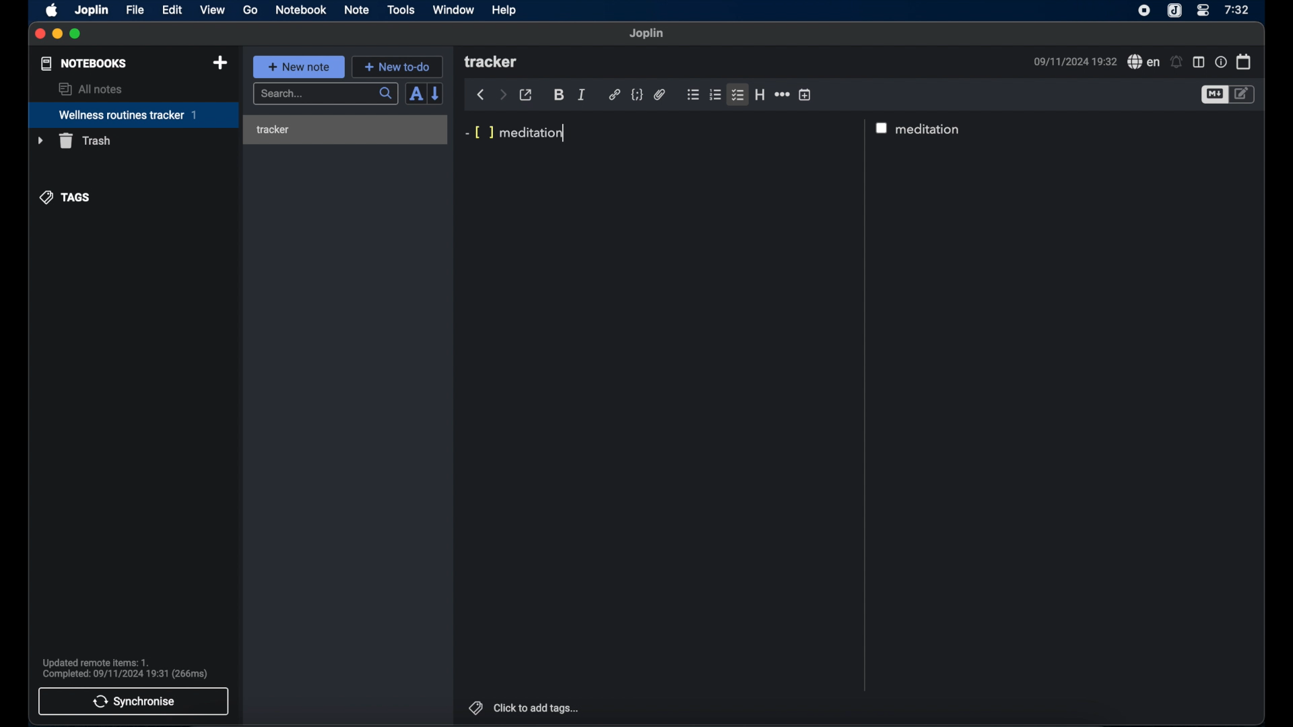 This screenshot has width=1293, height=727. What do you see at coordinates (1073, 61) in the screenshot?
I see `09/11/2024 19:32` at bounding box center [1073, 61].